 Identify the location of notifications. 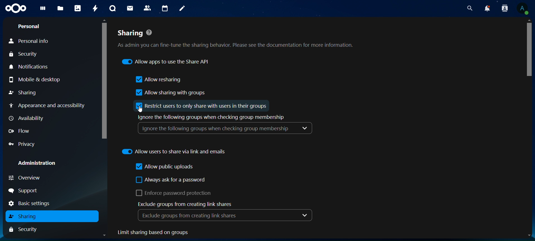
(30, 67).